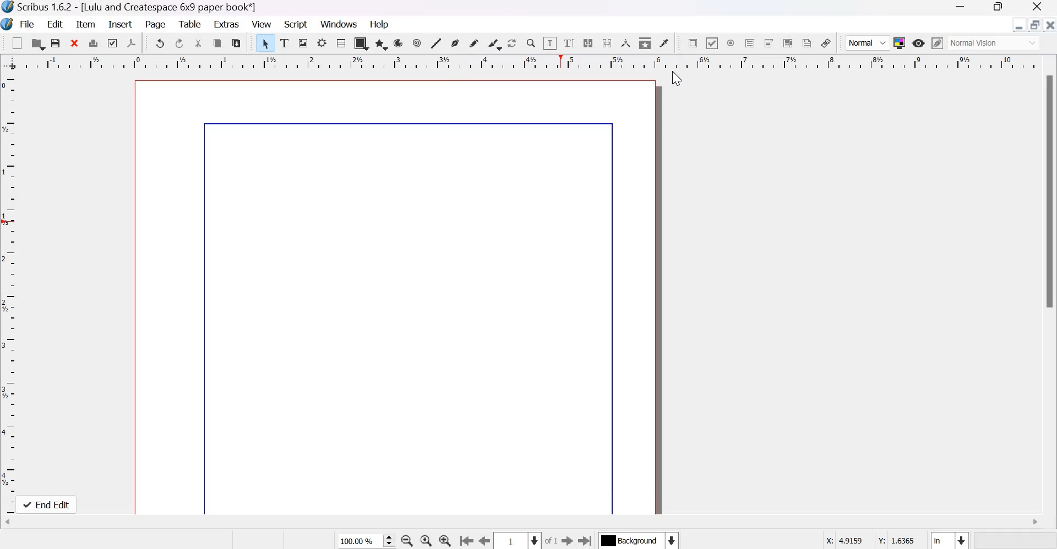 The height and width of the screenshot is (549, 1057). I want to click on copy, so click(218, 43).